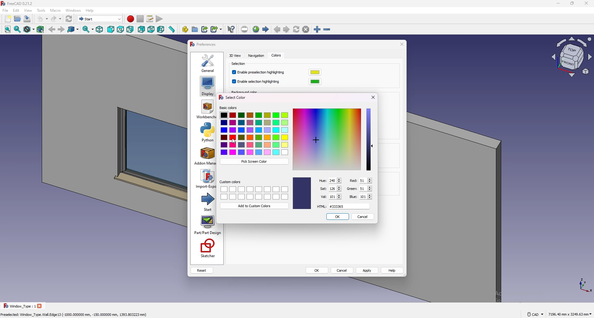  I want to click on refresh, so click(69, 19).